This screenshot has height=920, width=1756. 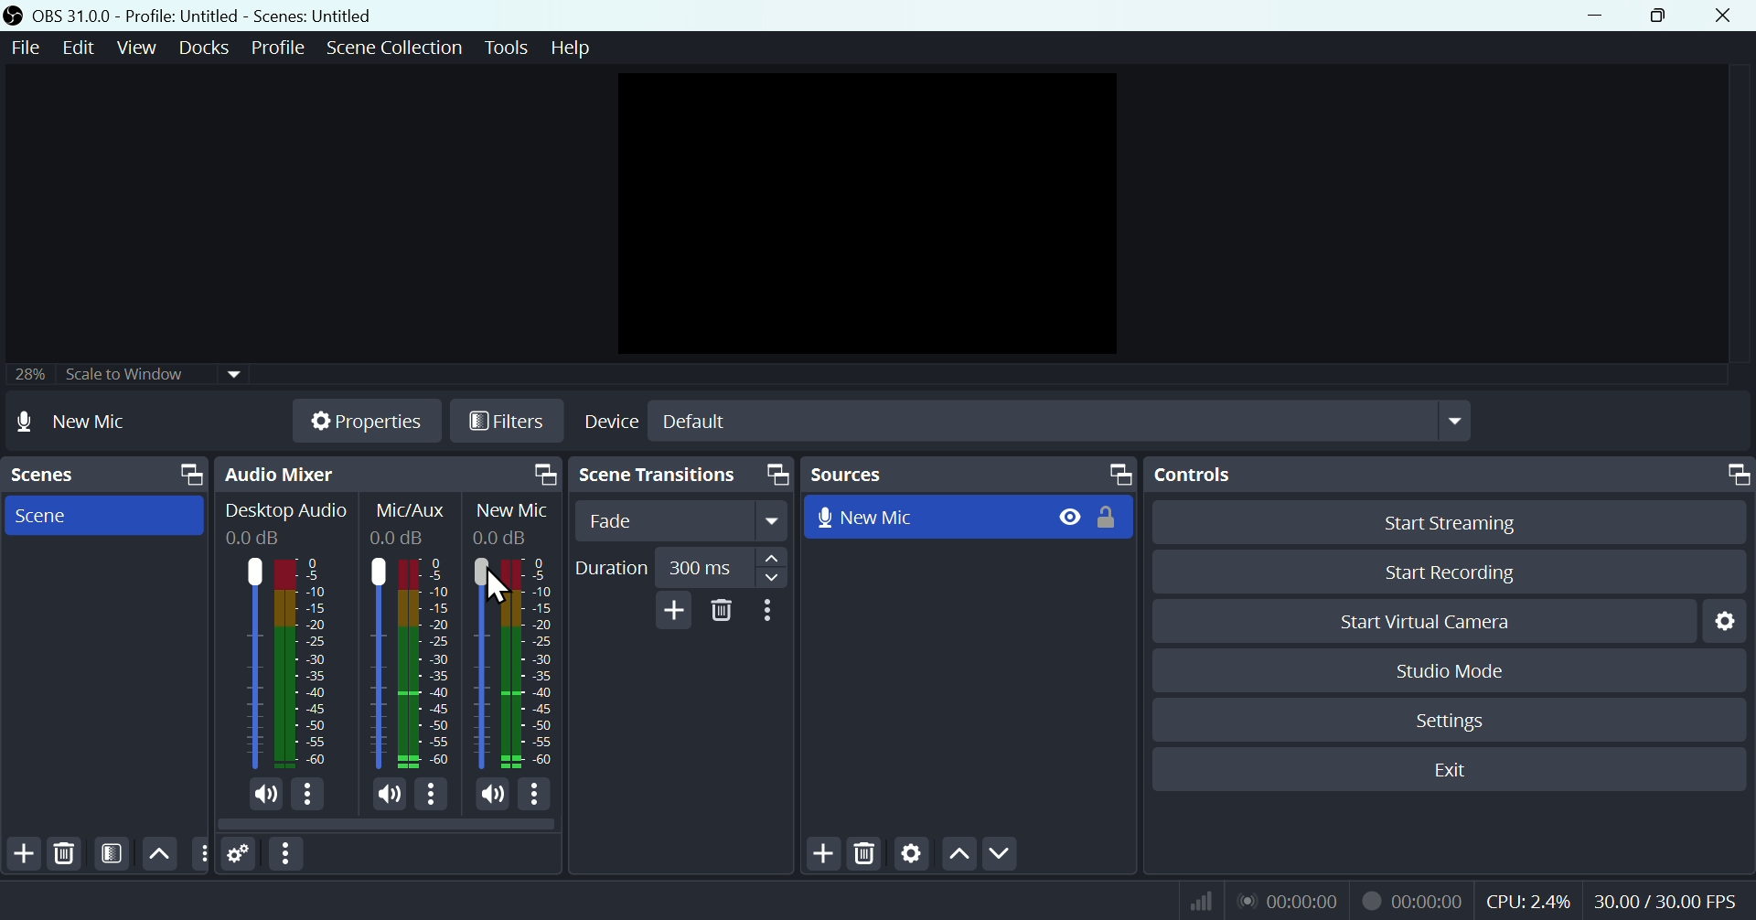 What do you see at coordinates (1024, 421) in the screenshot?
I see `Select Device` at bounding box center [1024, 421].